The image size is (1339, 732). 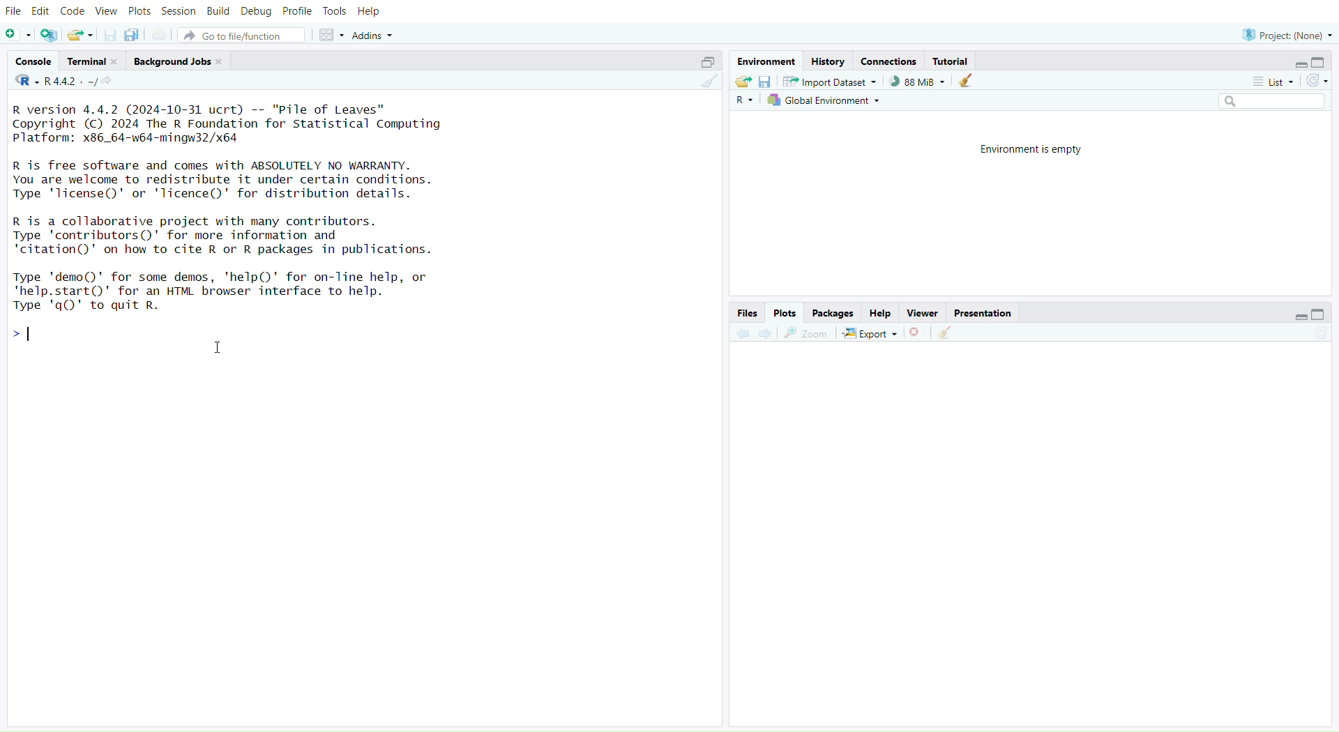 I want to click on save current document, so click(x=109, y=36).